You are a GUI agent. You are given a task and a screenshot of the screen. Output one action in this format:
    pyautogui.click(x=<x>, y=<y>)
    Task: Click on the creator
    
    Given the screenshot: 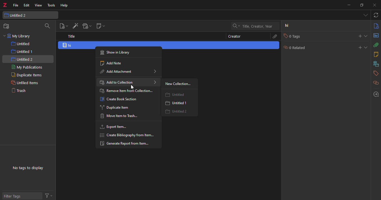 What is the action you would take?
    pyautogui.click(x=235, y=37)
    